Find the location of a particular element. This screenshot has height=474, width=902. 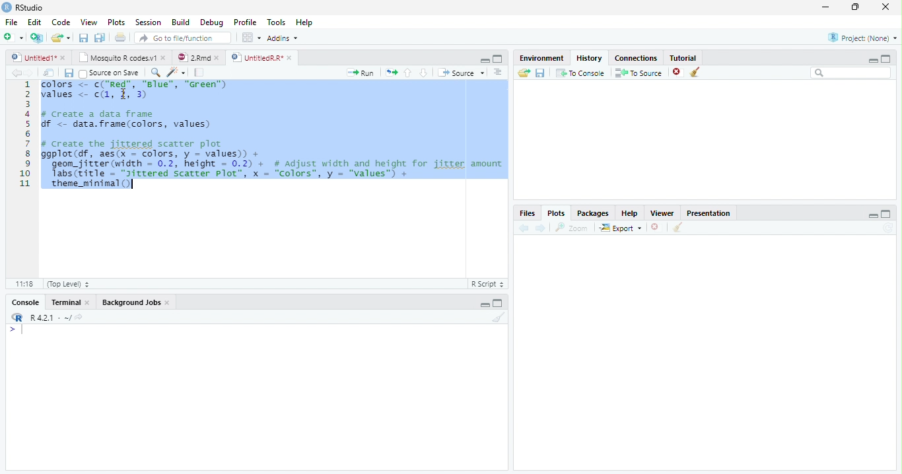

Source on Save is located at coordinates (110, 73).